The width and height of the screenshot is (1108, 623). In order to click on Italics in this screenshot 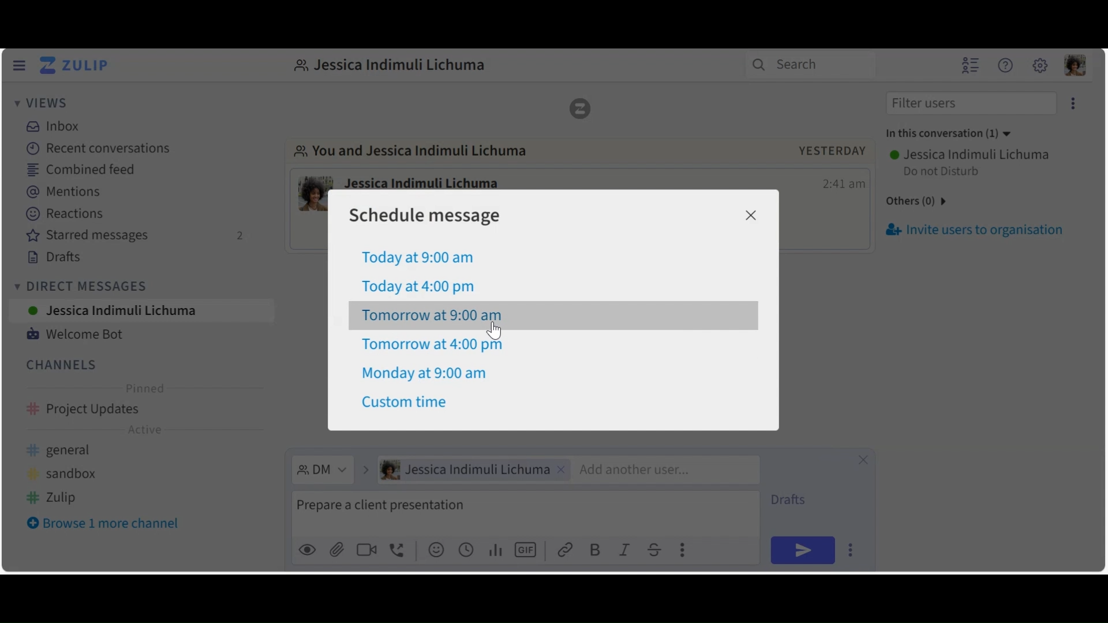, I will do `click(625, 550)`.